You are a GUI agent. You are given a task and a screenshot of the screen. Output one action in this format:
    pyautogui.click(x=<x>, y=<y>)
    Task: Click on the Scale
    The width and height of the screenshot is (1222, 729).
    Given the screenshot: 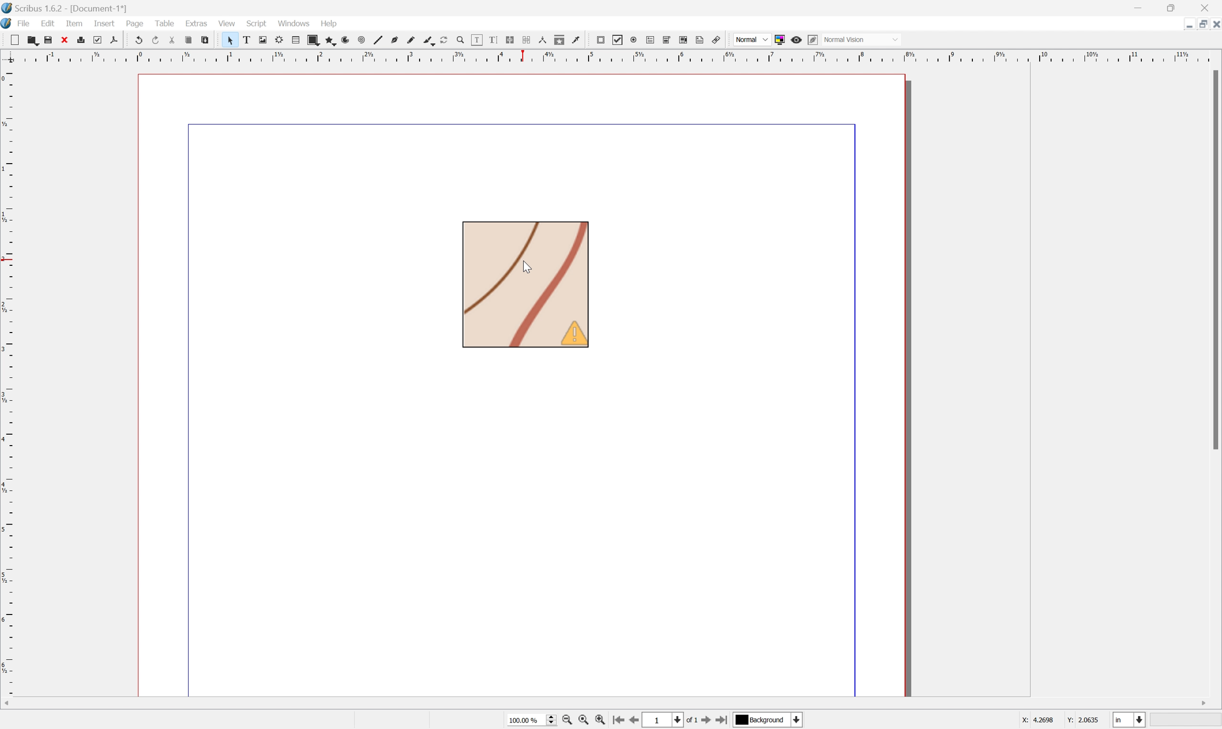 What is the action you would take?
    pyautogui.click(x=8, y=381)
    